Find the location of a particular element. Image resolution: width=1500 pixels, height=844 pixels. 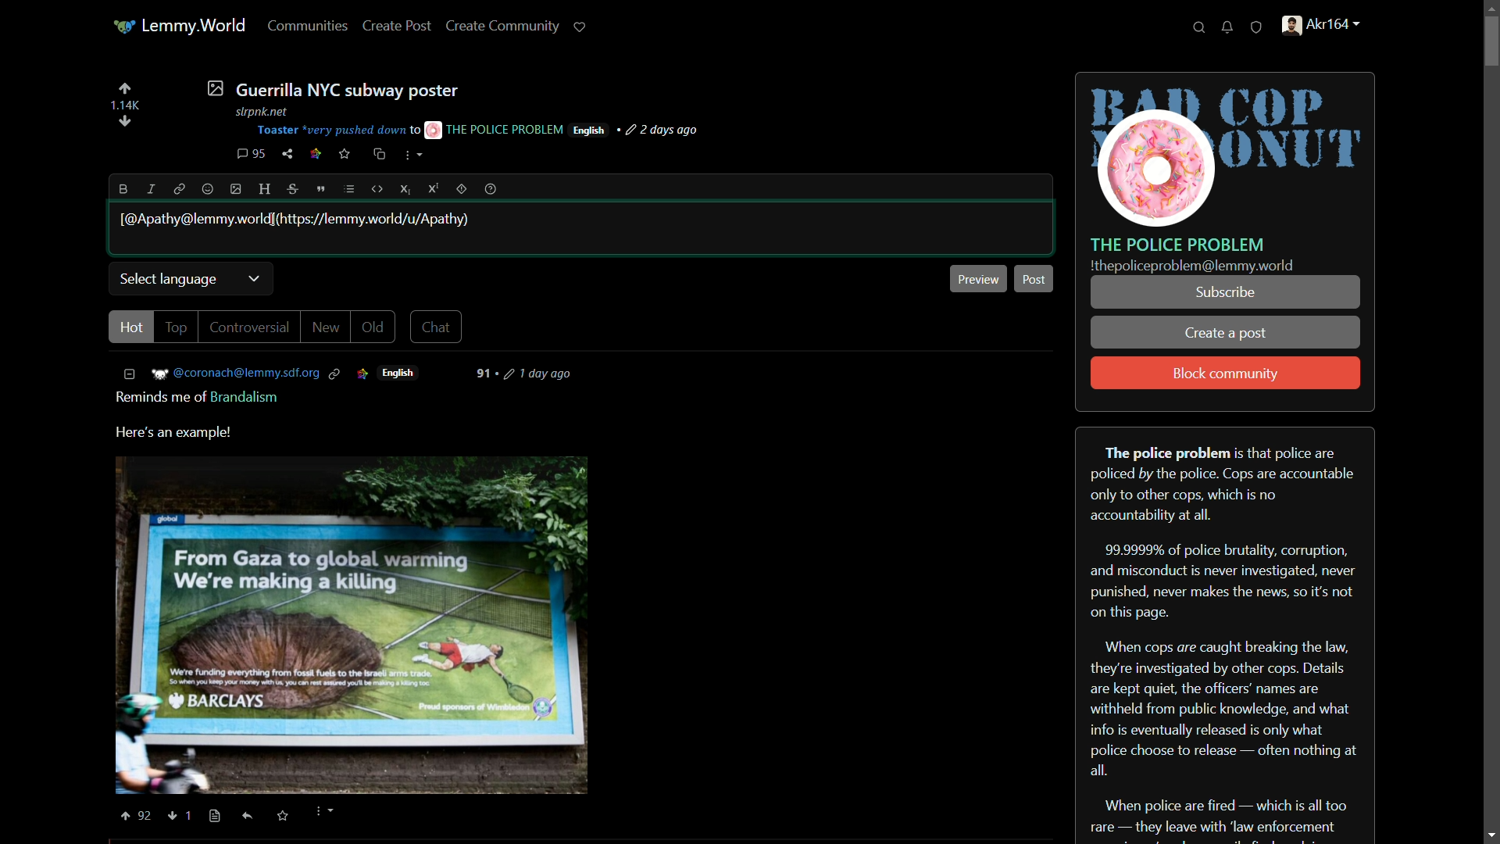

handle is located at coordinates (1330, 27).